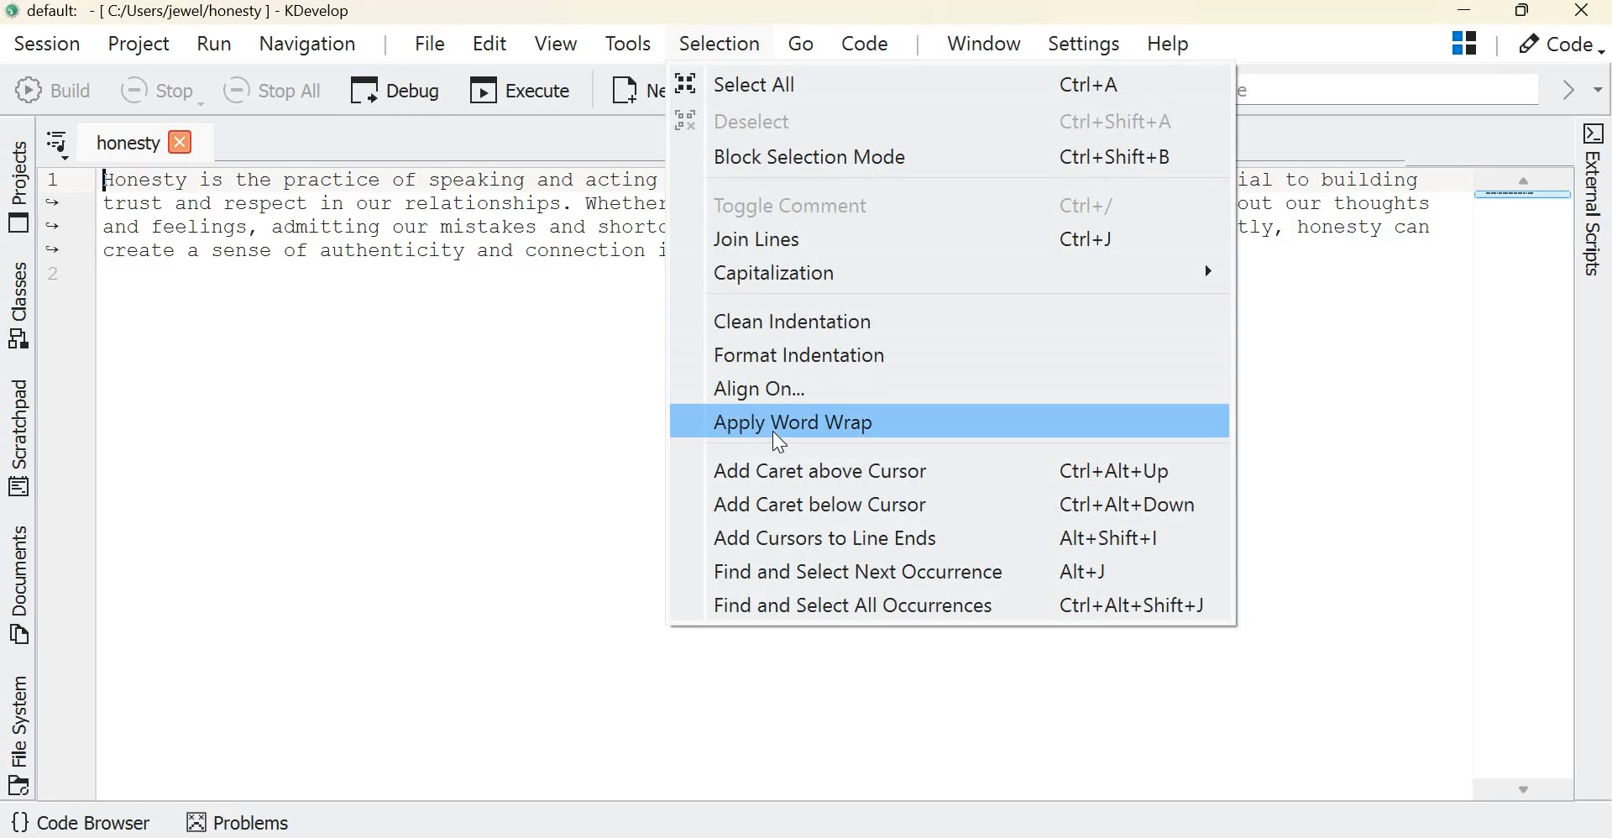 Image resolution: width=1612 pixels, height=838 pixels. Describe the element at coordinates (716, 44) in the screenshot. I see `Selection` at that location.